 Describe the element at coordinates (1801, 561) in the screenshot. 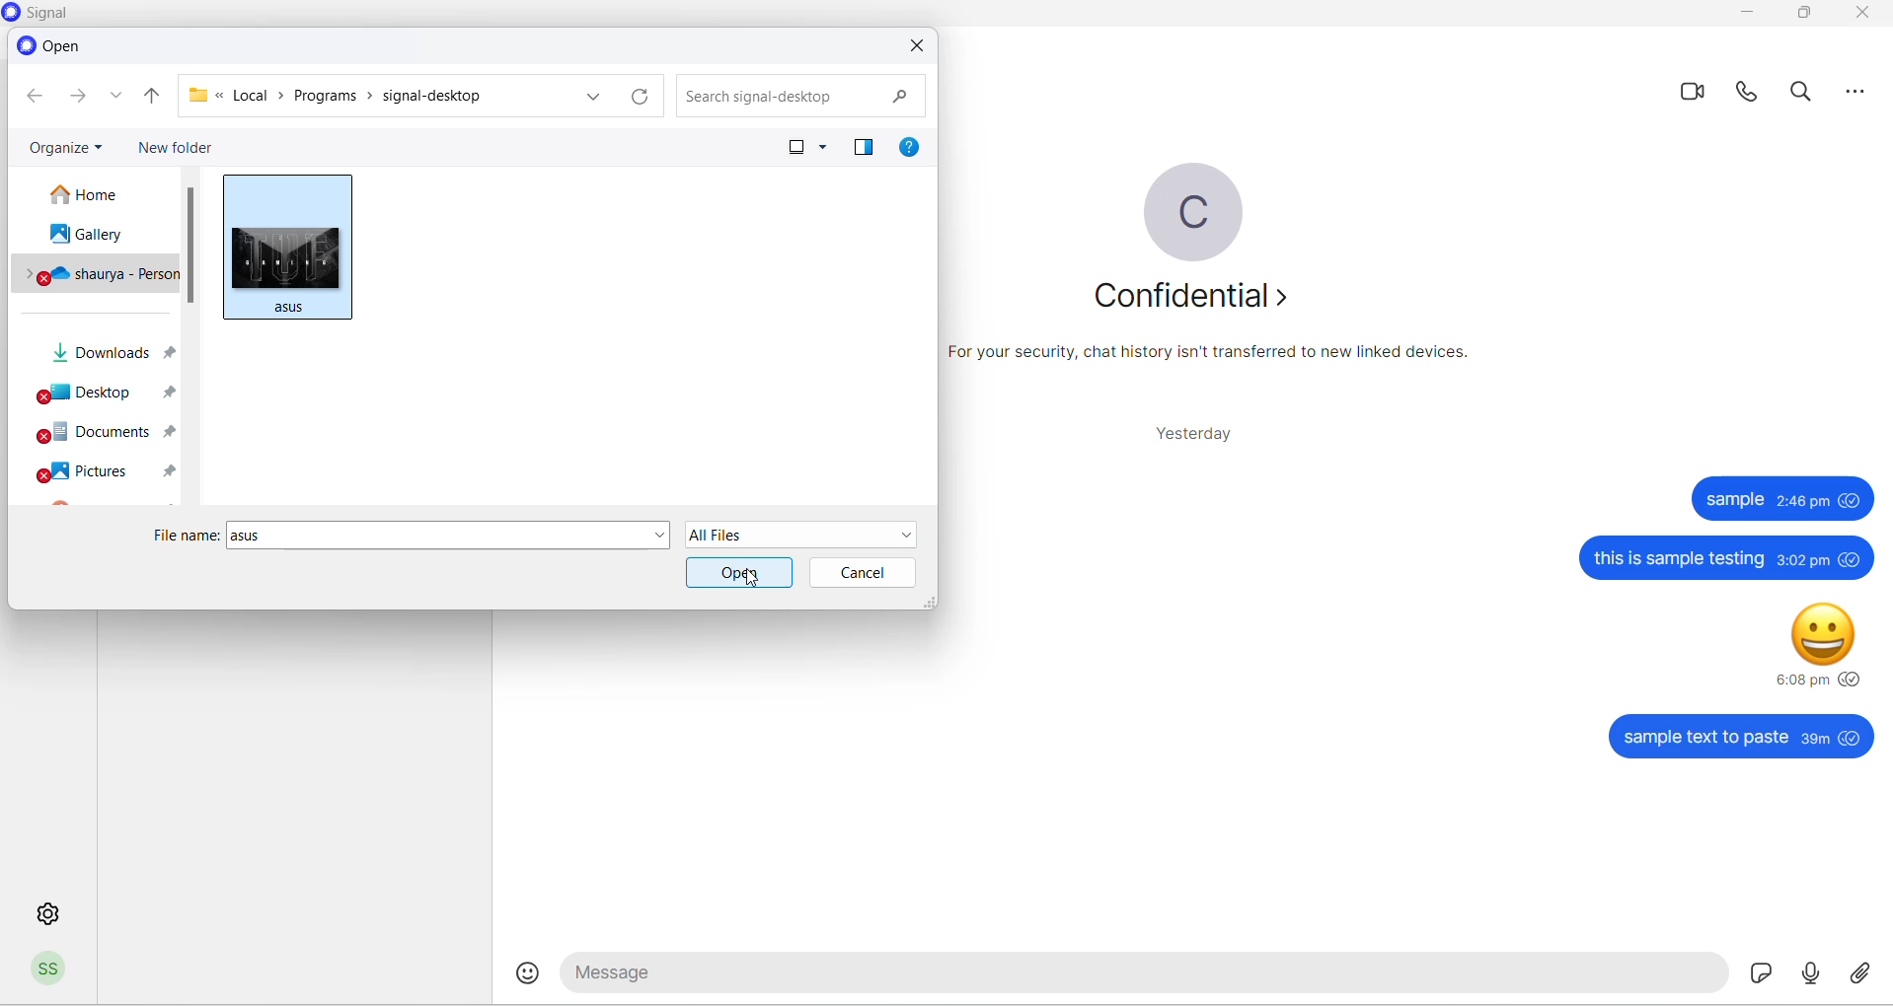

I see `3:02 pm` at that location.